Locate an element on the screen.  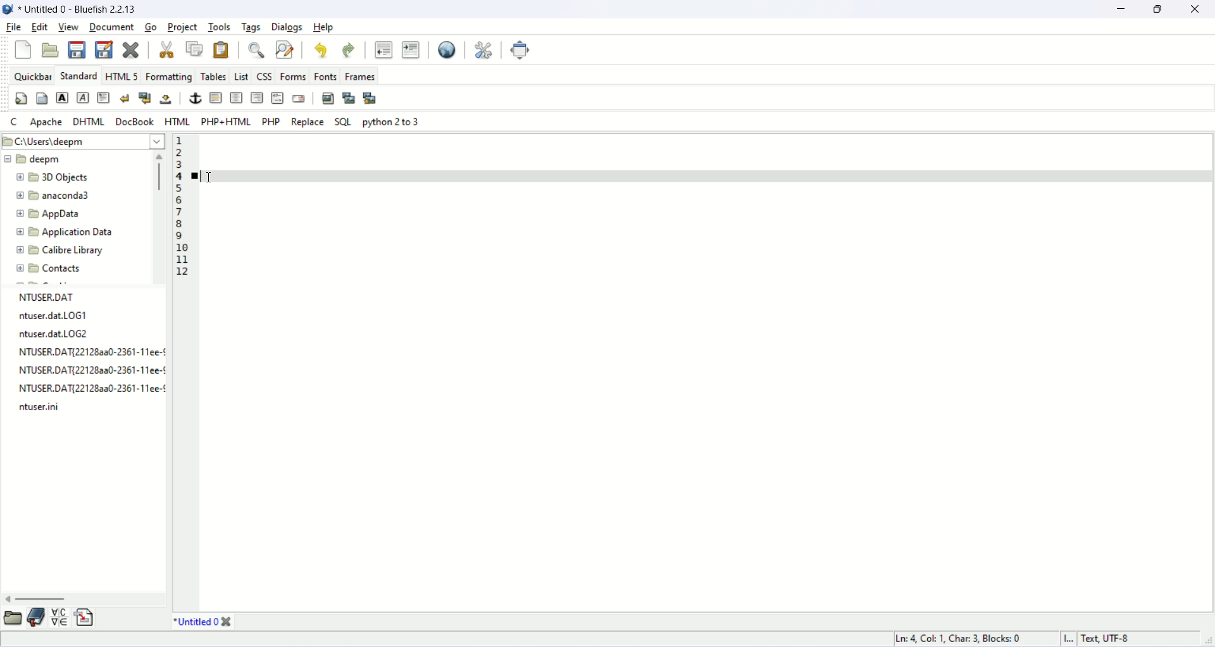
document is located at coordinates (112, 27).